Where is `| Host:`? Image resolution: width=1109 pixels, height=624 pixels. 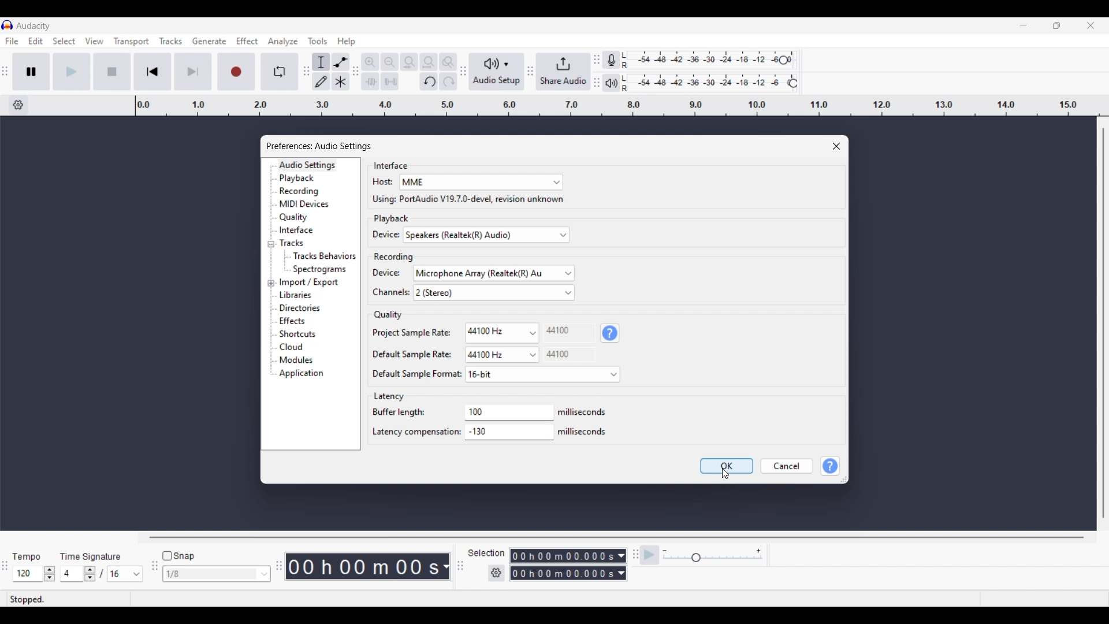
| Host: is located at coordinates (376, 183).